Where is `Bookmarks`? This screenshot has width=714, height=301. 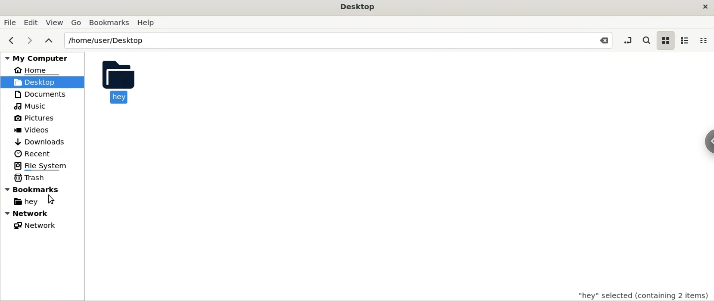
Bookmarks is located at coordinates (108, 22).